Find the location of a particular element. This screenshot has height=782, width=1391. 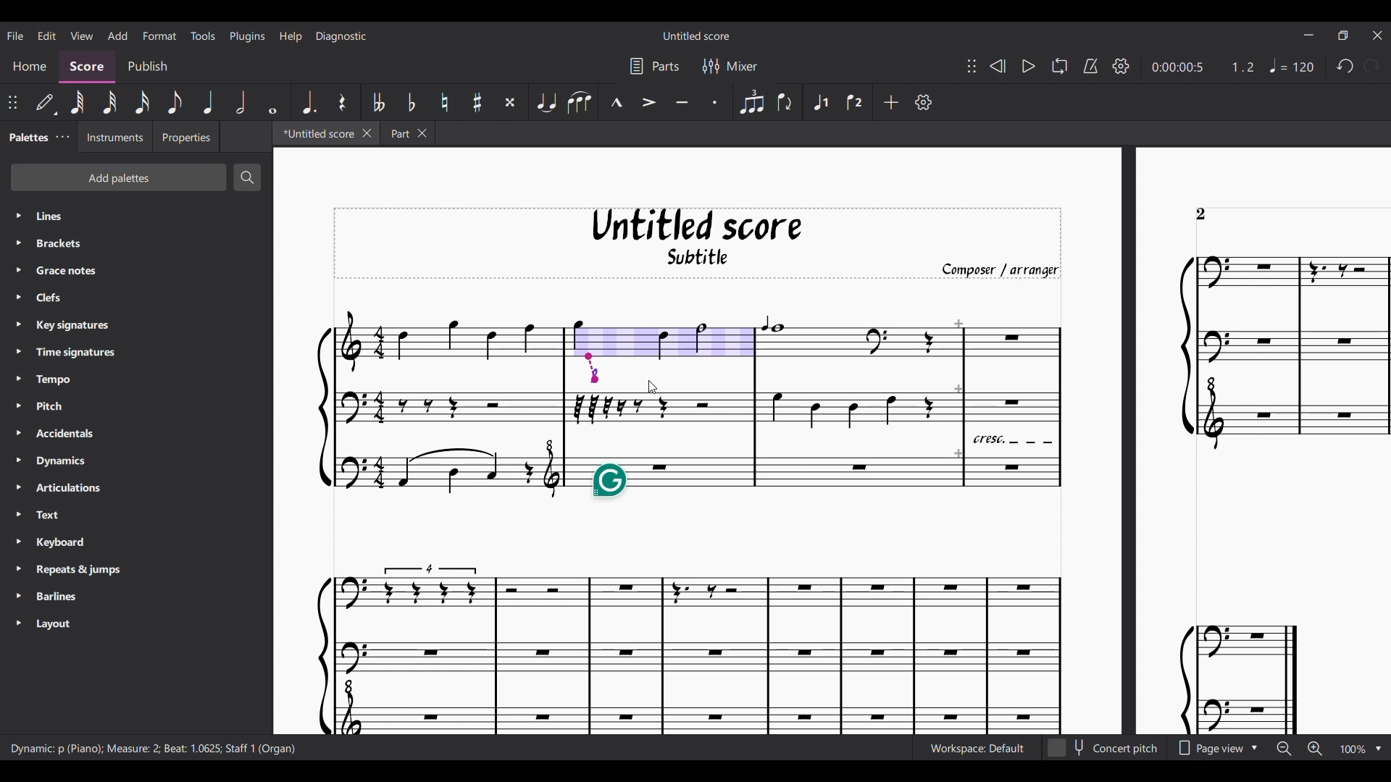

Edit menu is located at coordinates (47, 35).